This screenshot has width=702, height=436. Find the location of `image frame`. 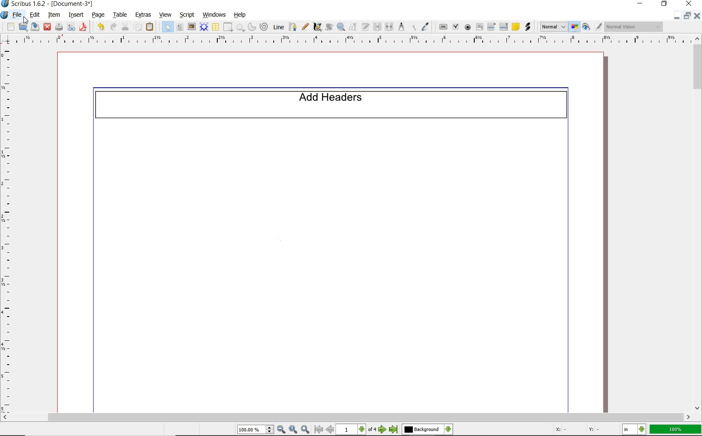

image frame is located at coordinates (192, 27).